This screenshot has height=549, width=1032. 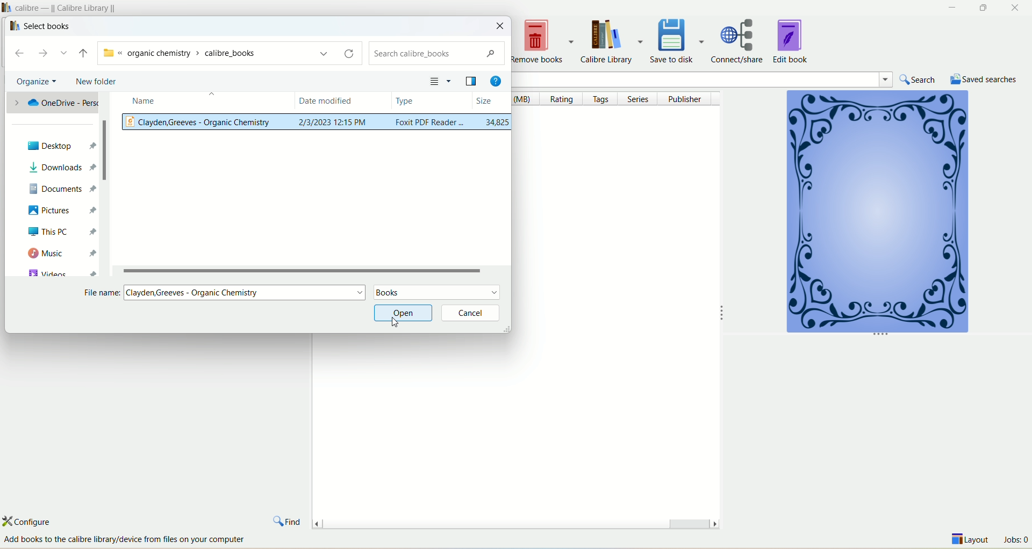 I want to click on coonect/share, so click(x=741, y=40).